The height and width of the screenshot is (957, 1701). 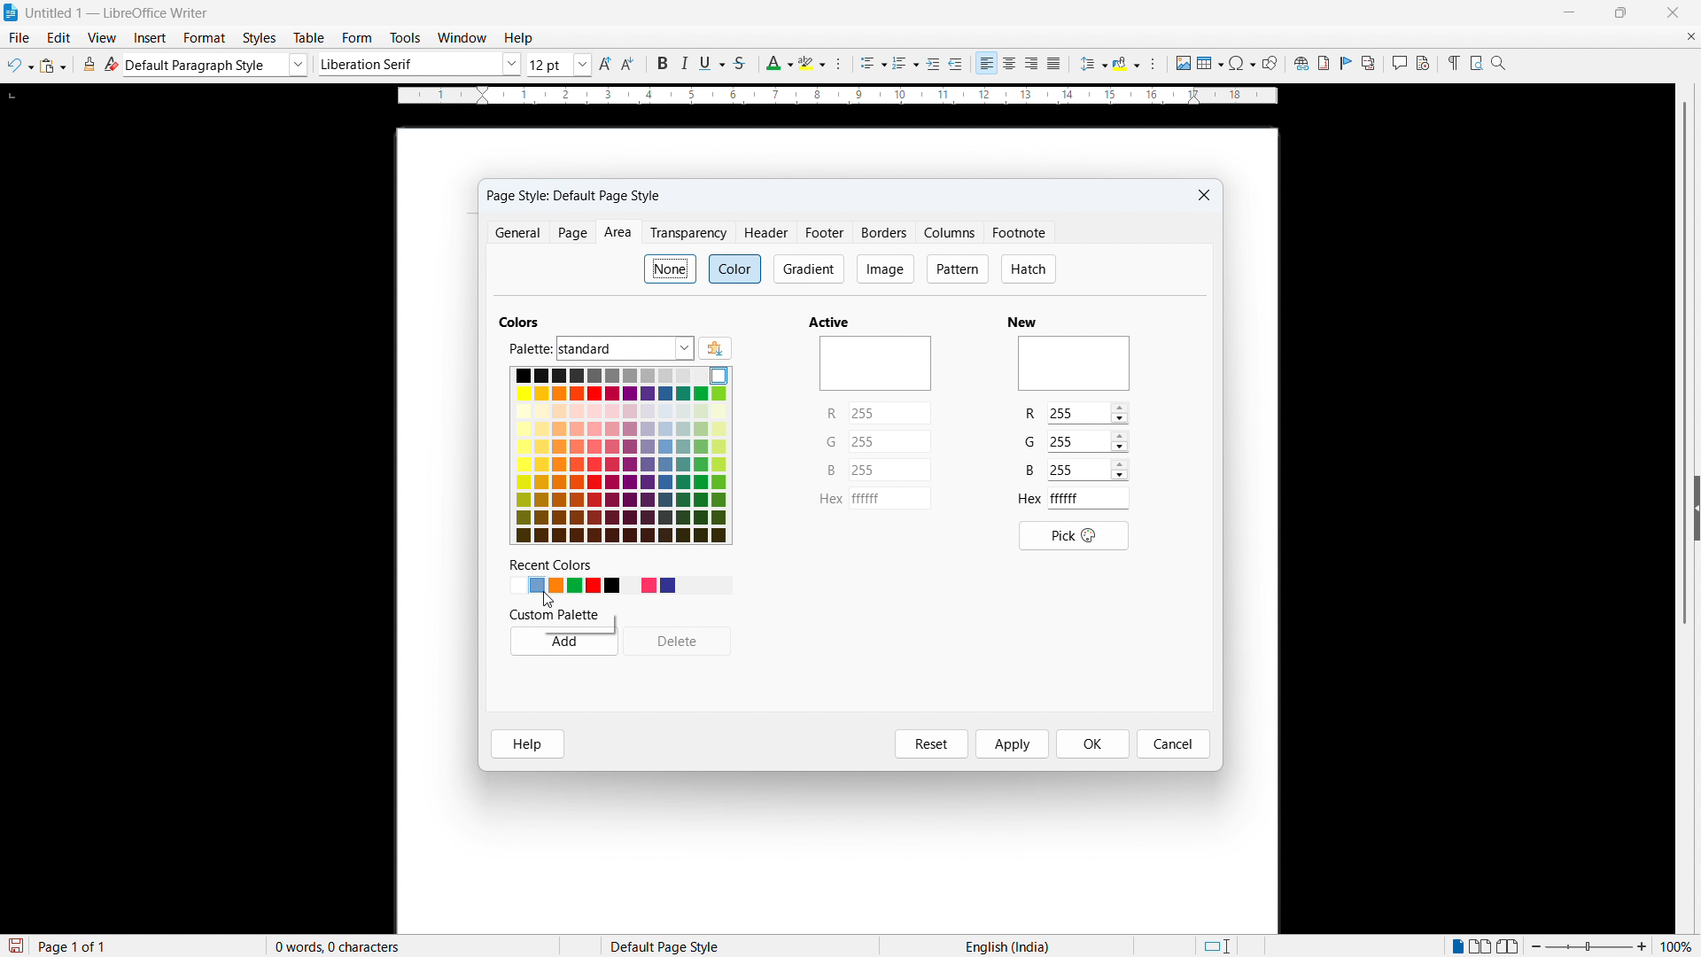 What do you see at coordinates (837, 96) in the screenshot?
I see `Ruler ` at bounding box center [837, 96].